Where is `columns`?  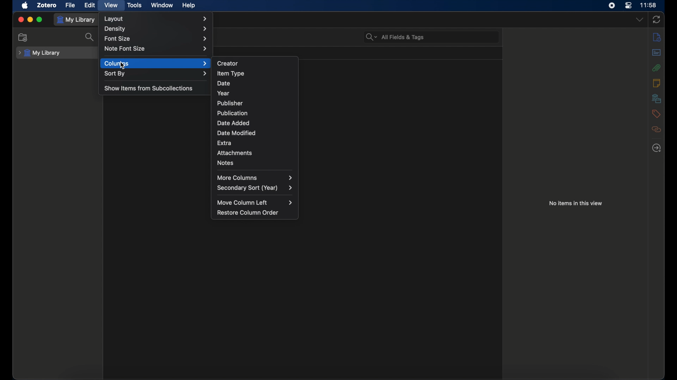 columns is located at coordinates (155, 64).